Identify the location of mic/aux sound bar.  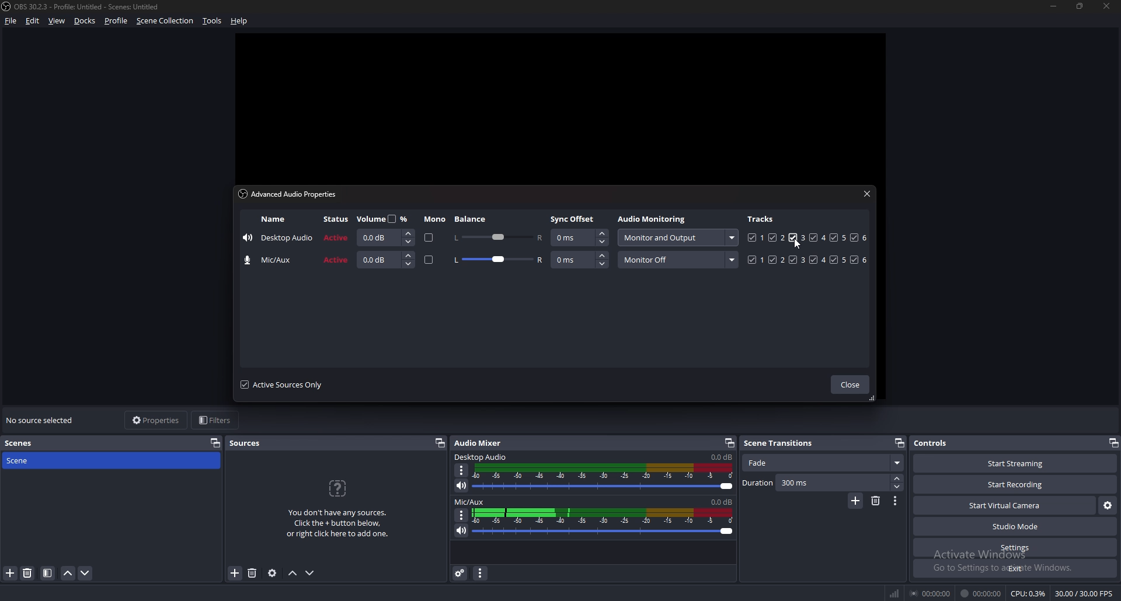
(603, 521).